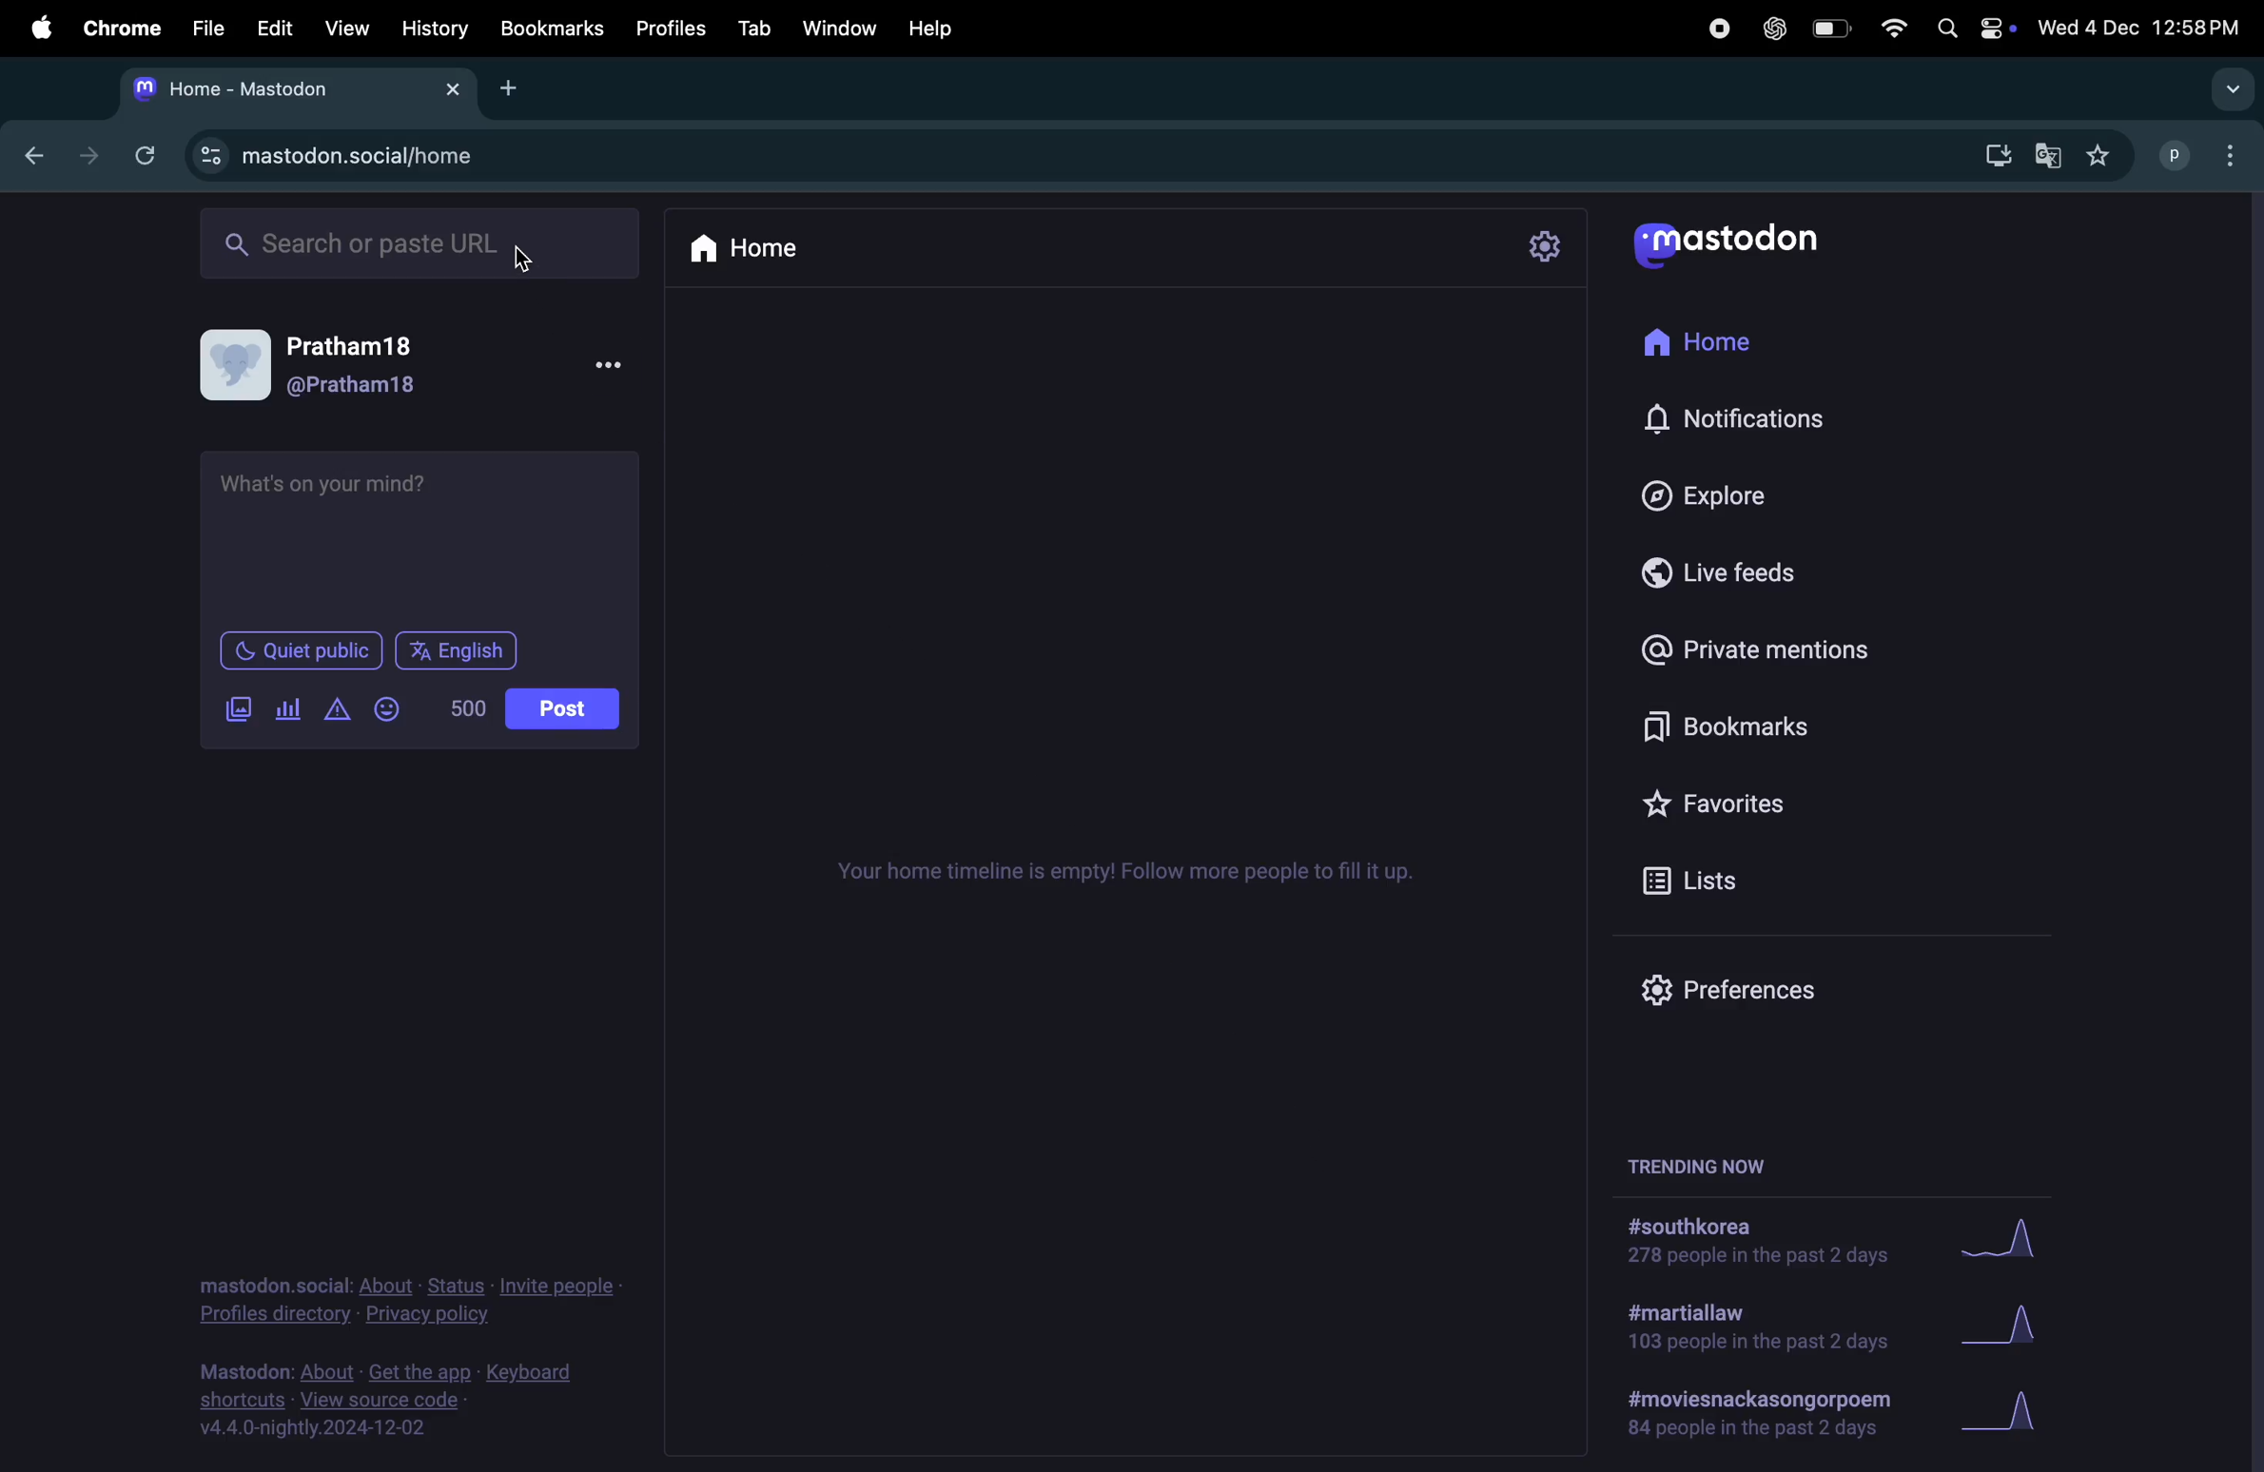  Describe the element at coordinates (1762, 1418) in the screenshot. I see `#moviesand poem` at that location.